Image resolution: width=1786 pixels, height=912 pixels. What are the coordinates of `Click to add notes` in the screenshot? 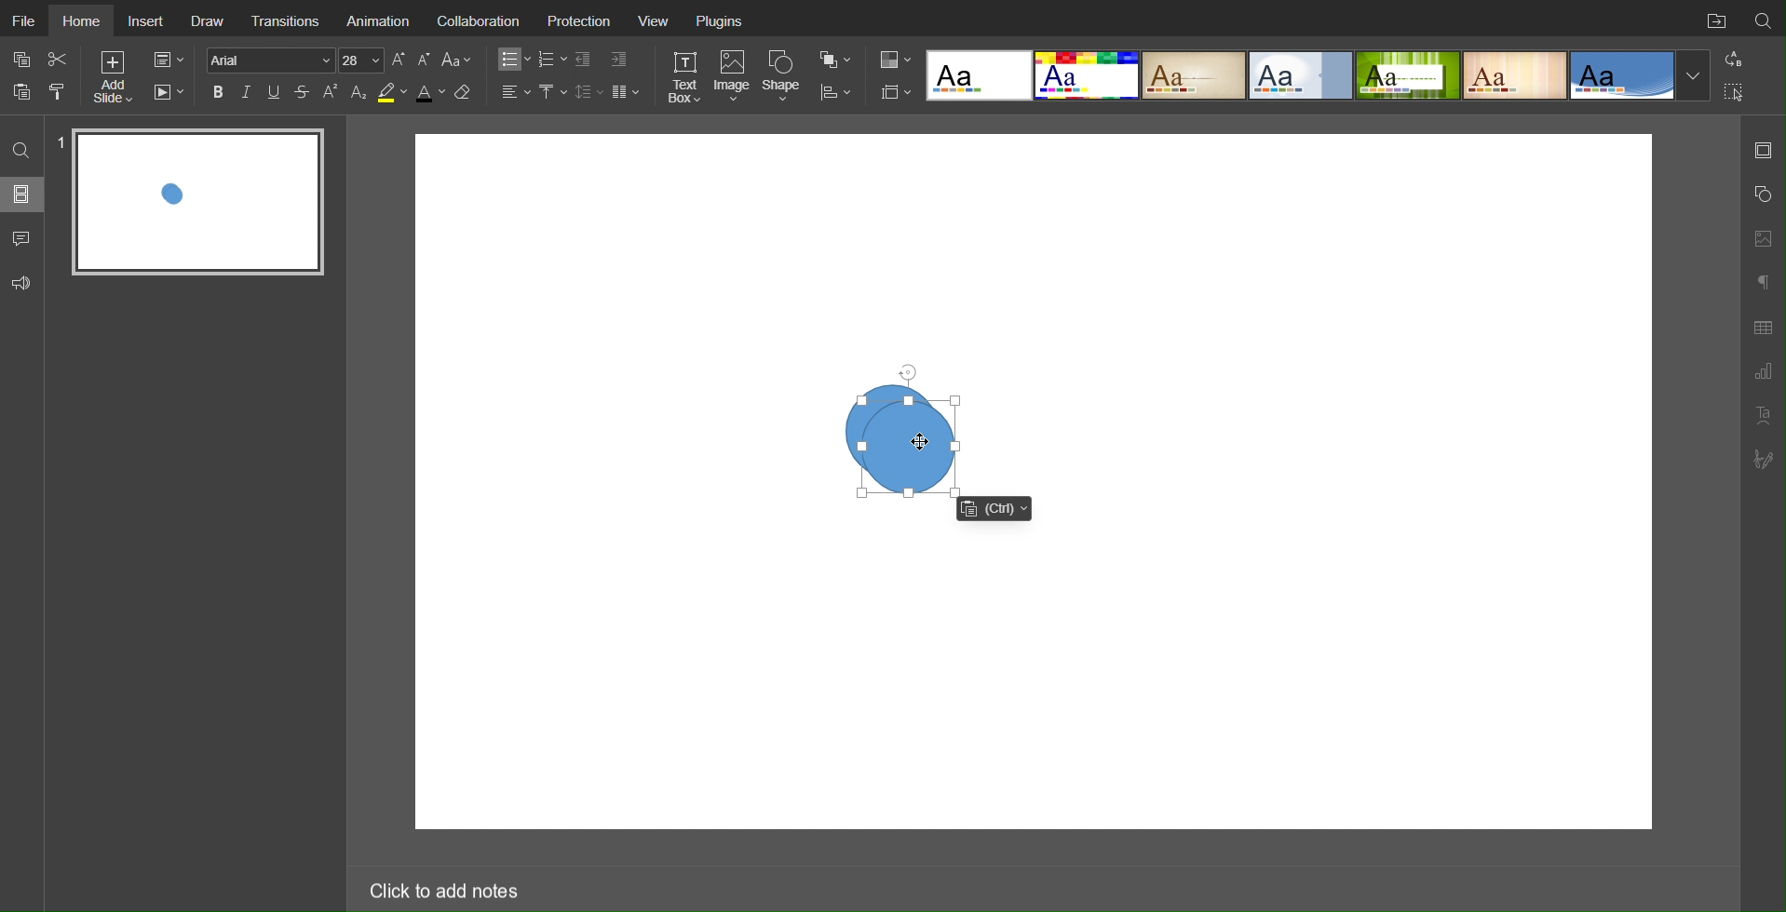 It's located at (442, 887).